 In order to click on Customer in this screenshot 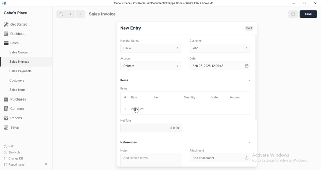, I will do `click(197, 41)`.